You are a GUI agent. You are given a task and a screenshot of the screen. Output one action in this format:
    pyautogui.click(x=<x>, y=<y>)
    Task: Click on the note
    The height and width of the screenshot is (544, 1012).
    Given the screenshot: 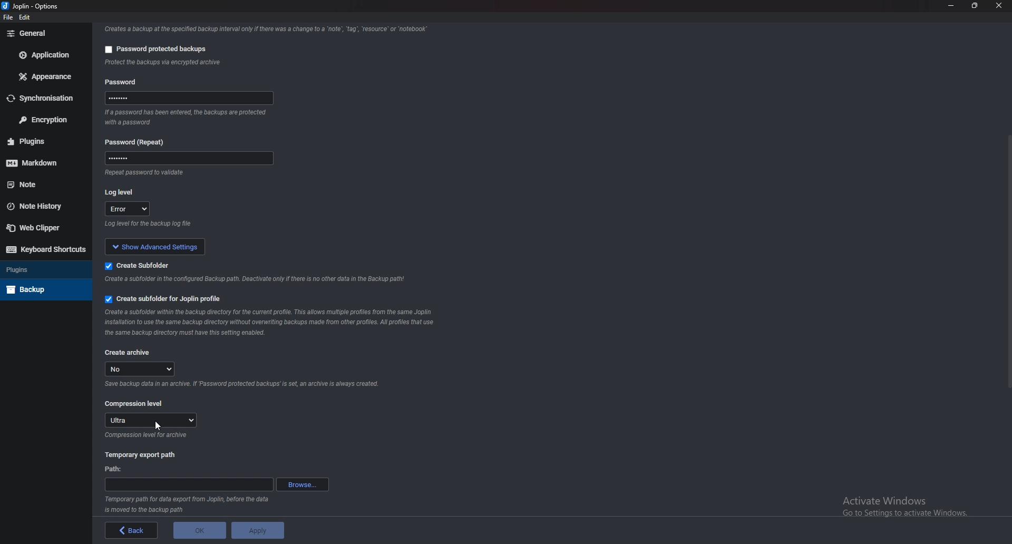 What is the action you would take?
    pyautogui.click(x=42, y=184)
    